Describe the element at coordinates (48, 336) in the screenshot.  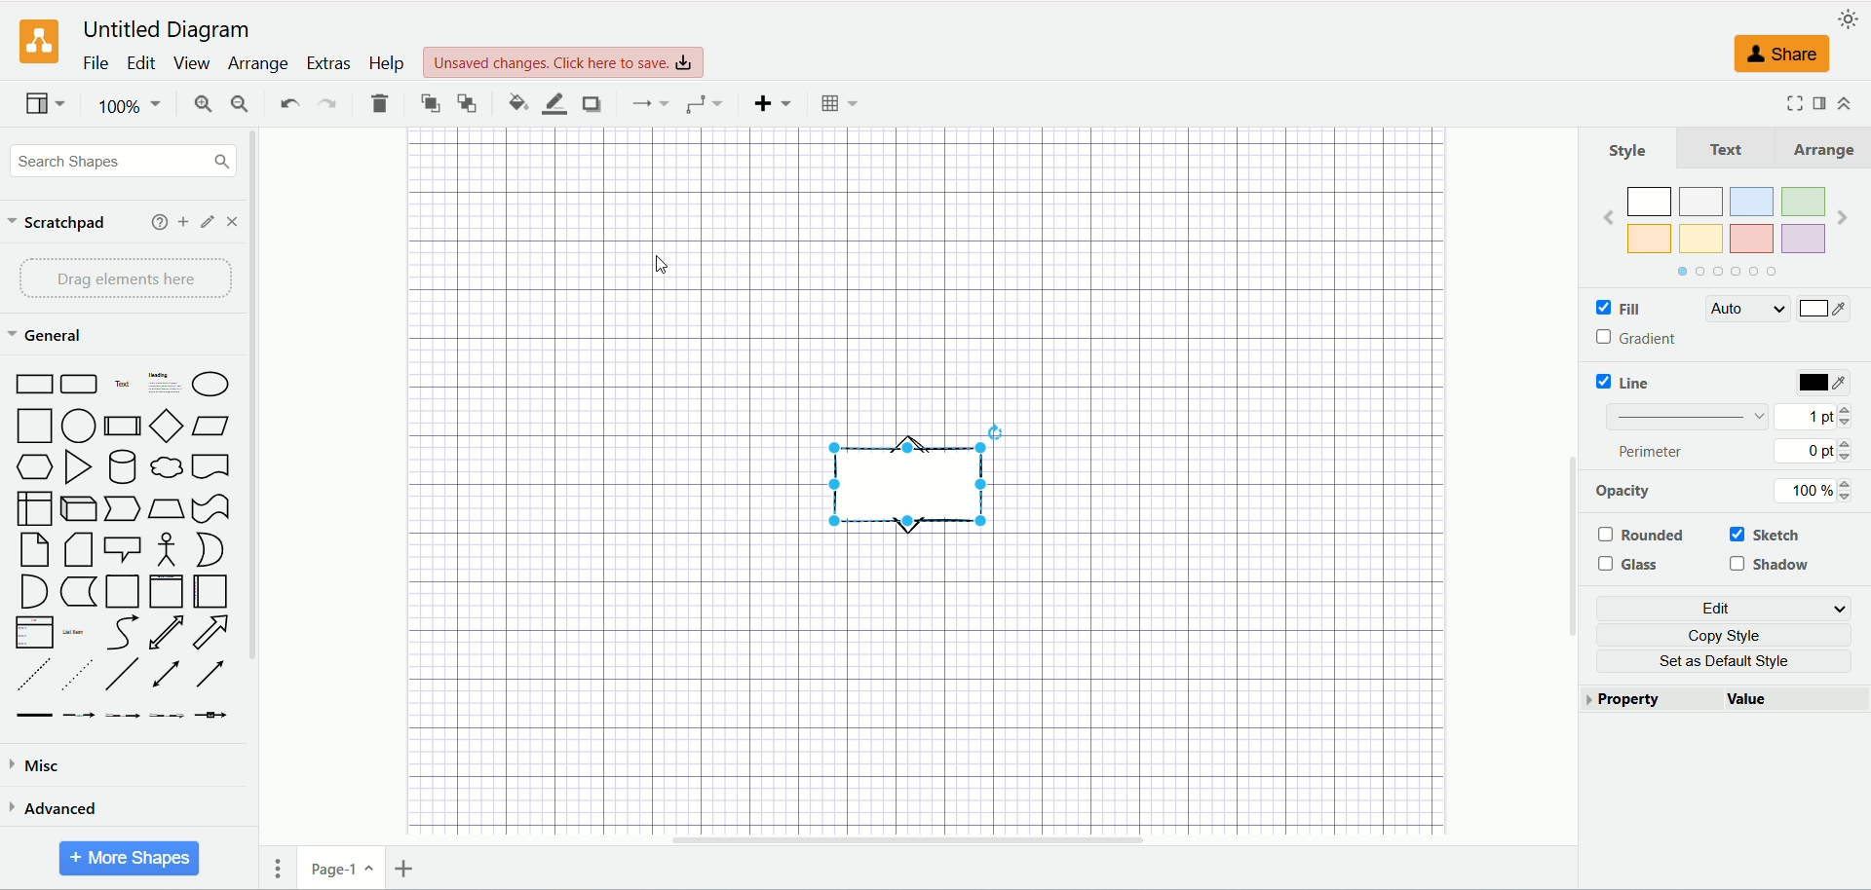
I see `general` at that location.